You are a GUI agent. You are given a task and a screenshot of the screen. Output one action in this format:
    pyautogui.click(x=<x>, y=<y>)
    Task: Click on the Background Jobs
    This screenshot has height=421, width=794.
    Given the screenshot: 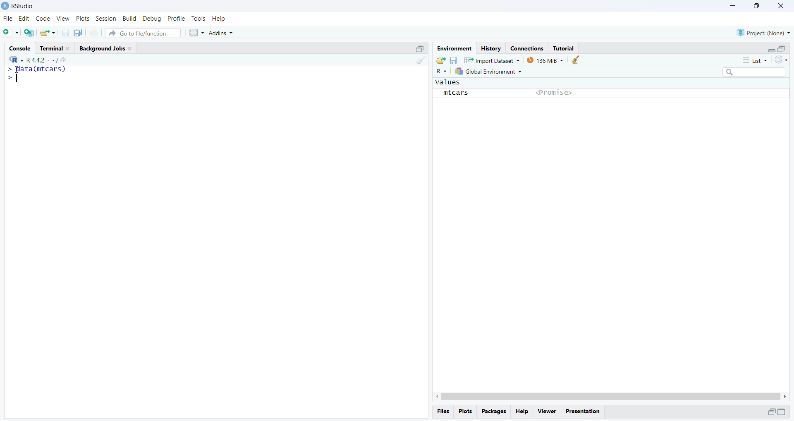 What is the action you would take?
    pyautogui.click(x=107, y=48)
    